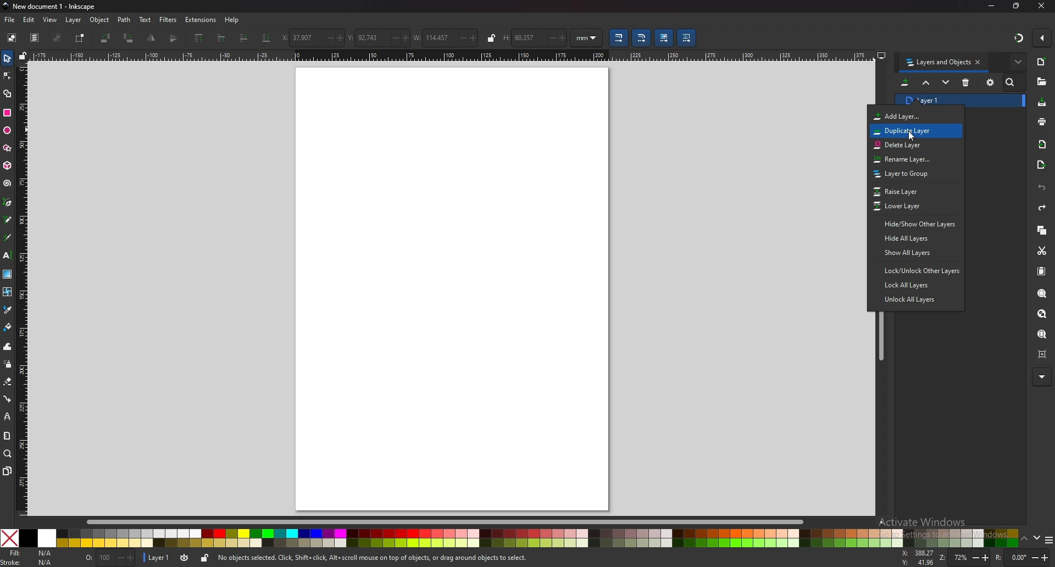 This screenshot has height=567, width=1055. Describe the element at coordinates (47, 538) in the screenshot. I see `white` at that location.